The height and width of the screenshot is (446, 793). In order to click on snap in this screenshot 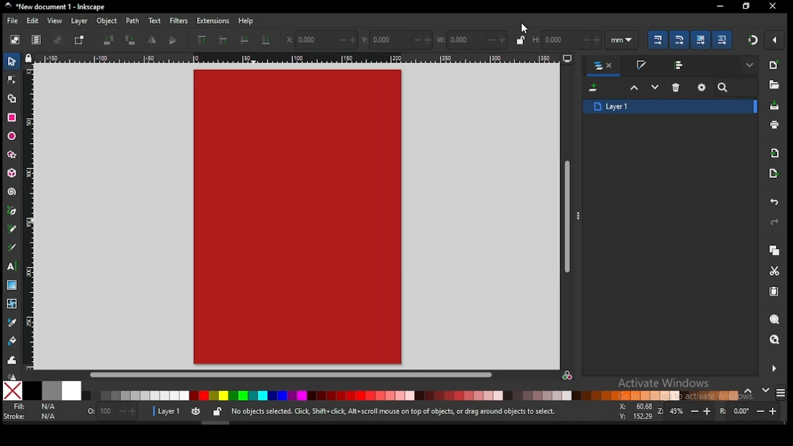, I will do `click(753, 40)`.